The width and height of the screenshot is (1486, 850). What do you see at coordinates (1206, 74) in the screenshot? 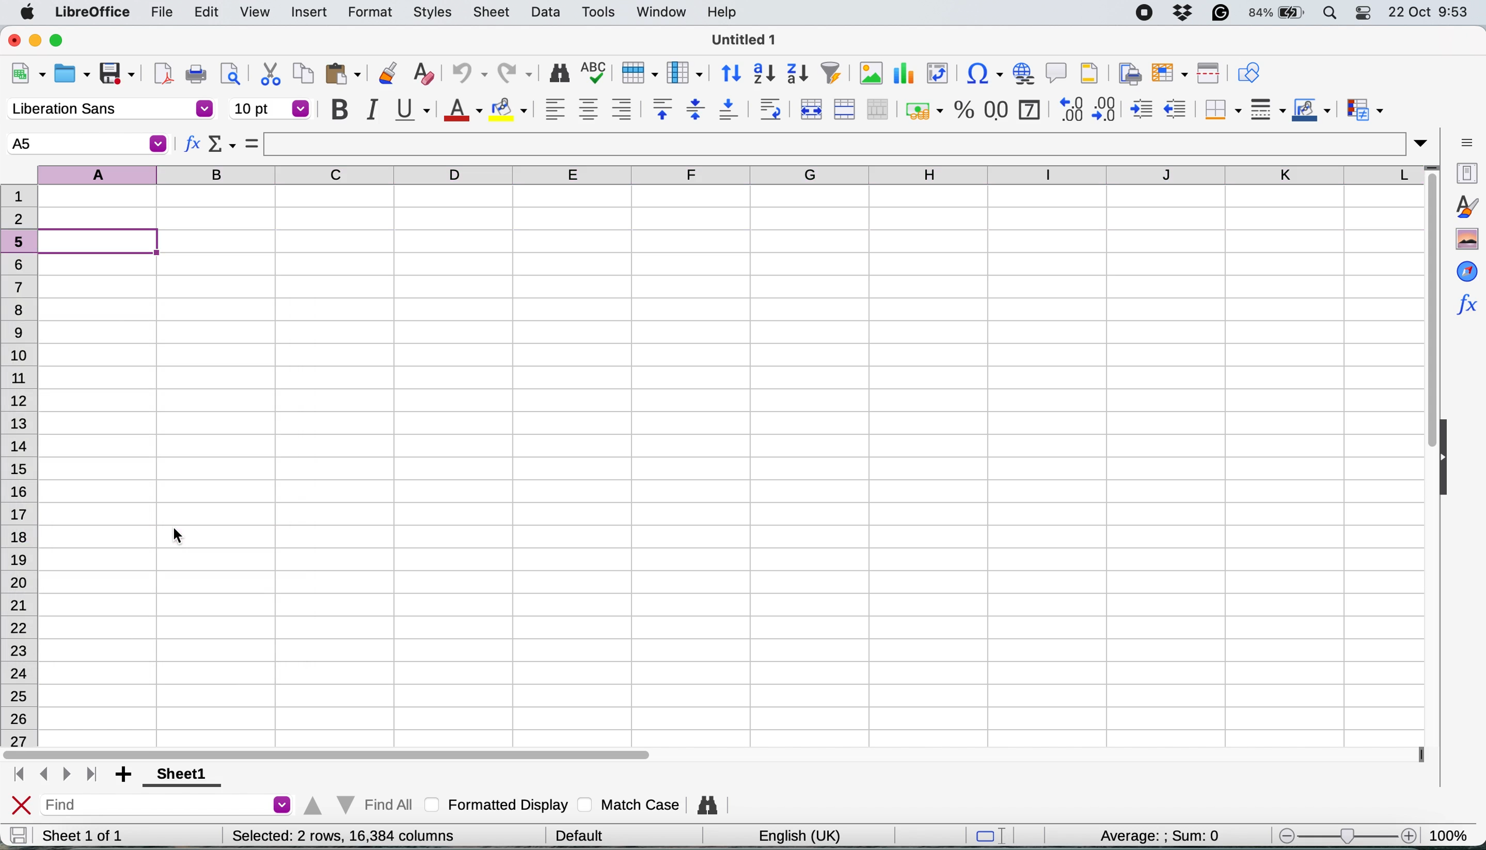
I see `split window` at bounding box center [1206, 74].